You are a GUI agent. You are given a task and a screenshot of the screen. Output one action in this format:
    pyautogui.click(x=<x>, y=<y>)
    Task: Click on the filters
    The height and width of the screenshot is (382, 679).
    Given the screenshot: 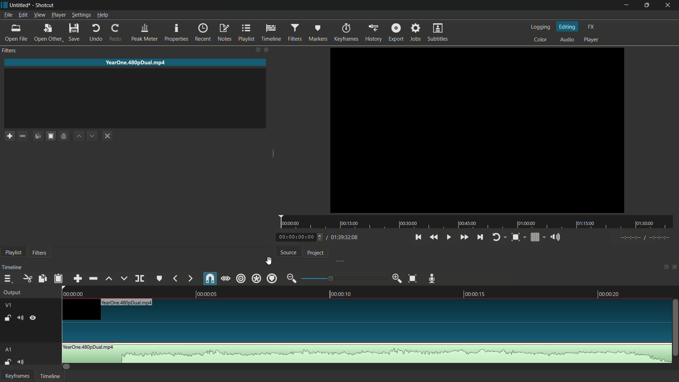 What is the action you would take?
    pyautogui.click(x=295, y=32)
    